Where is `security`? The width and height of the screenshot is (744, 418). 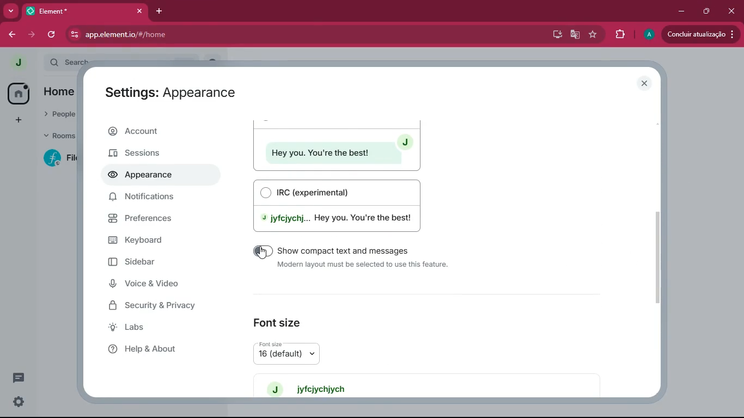
security is located at coordinates (161, 307).